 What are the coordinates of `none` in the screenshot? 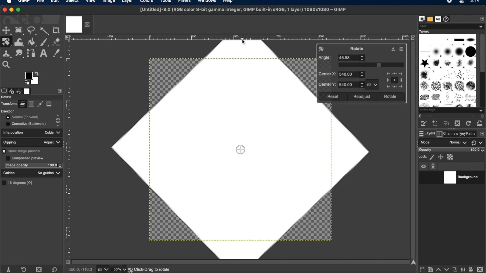 It's located at (425, 31).